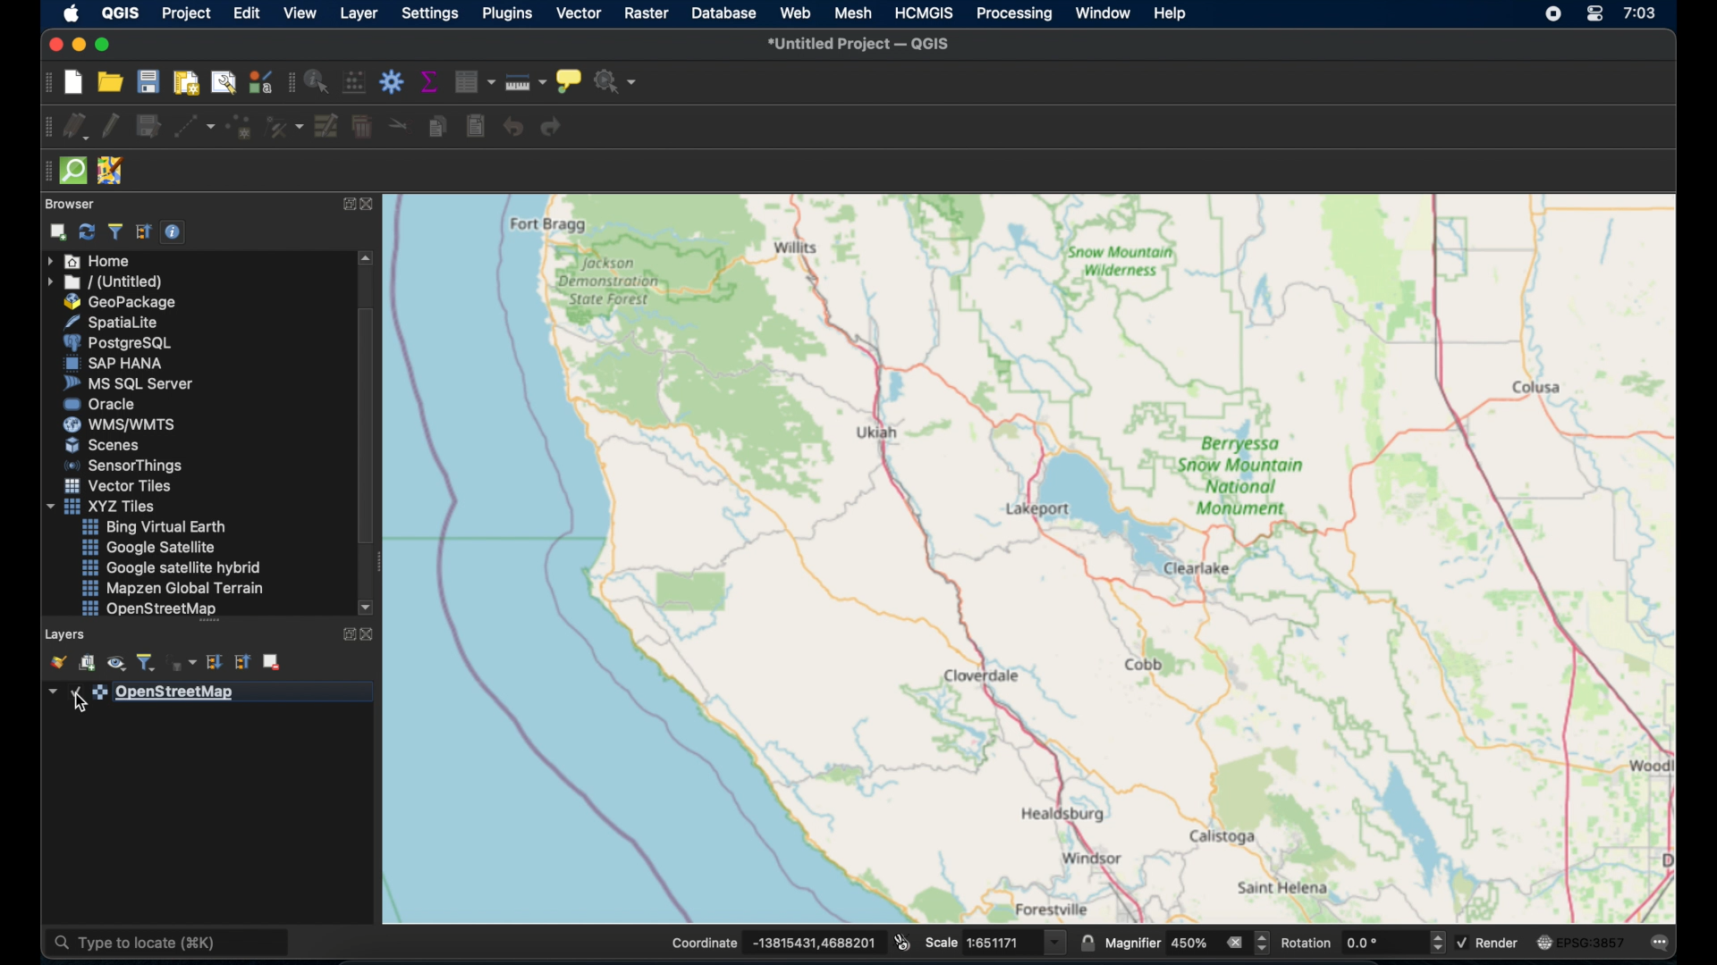 The image size is (1717, 965). Describe the element at coordinates (115, 664) in the screenshot. I see `manage map theme` at that location.